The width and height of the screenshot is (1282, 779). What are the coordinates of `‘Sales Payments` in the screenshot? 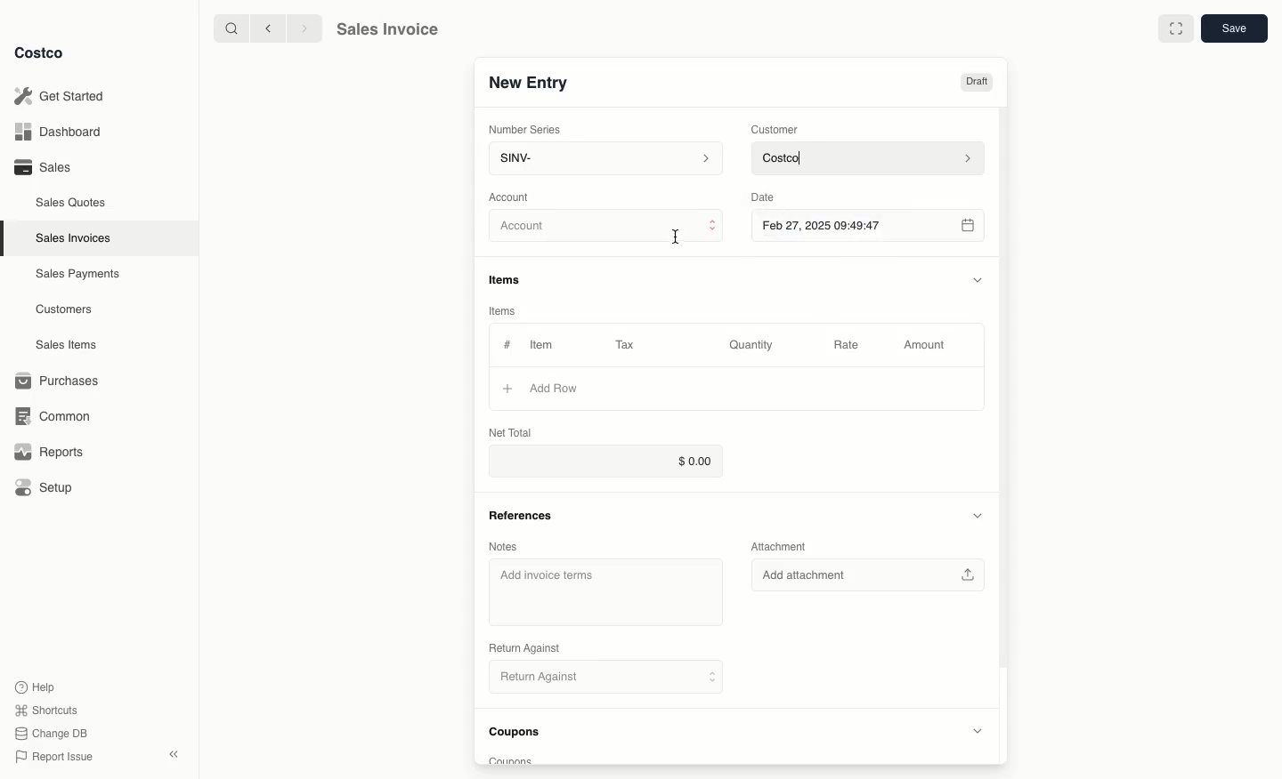 It's located at (77, 272).